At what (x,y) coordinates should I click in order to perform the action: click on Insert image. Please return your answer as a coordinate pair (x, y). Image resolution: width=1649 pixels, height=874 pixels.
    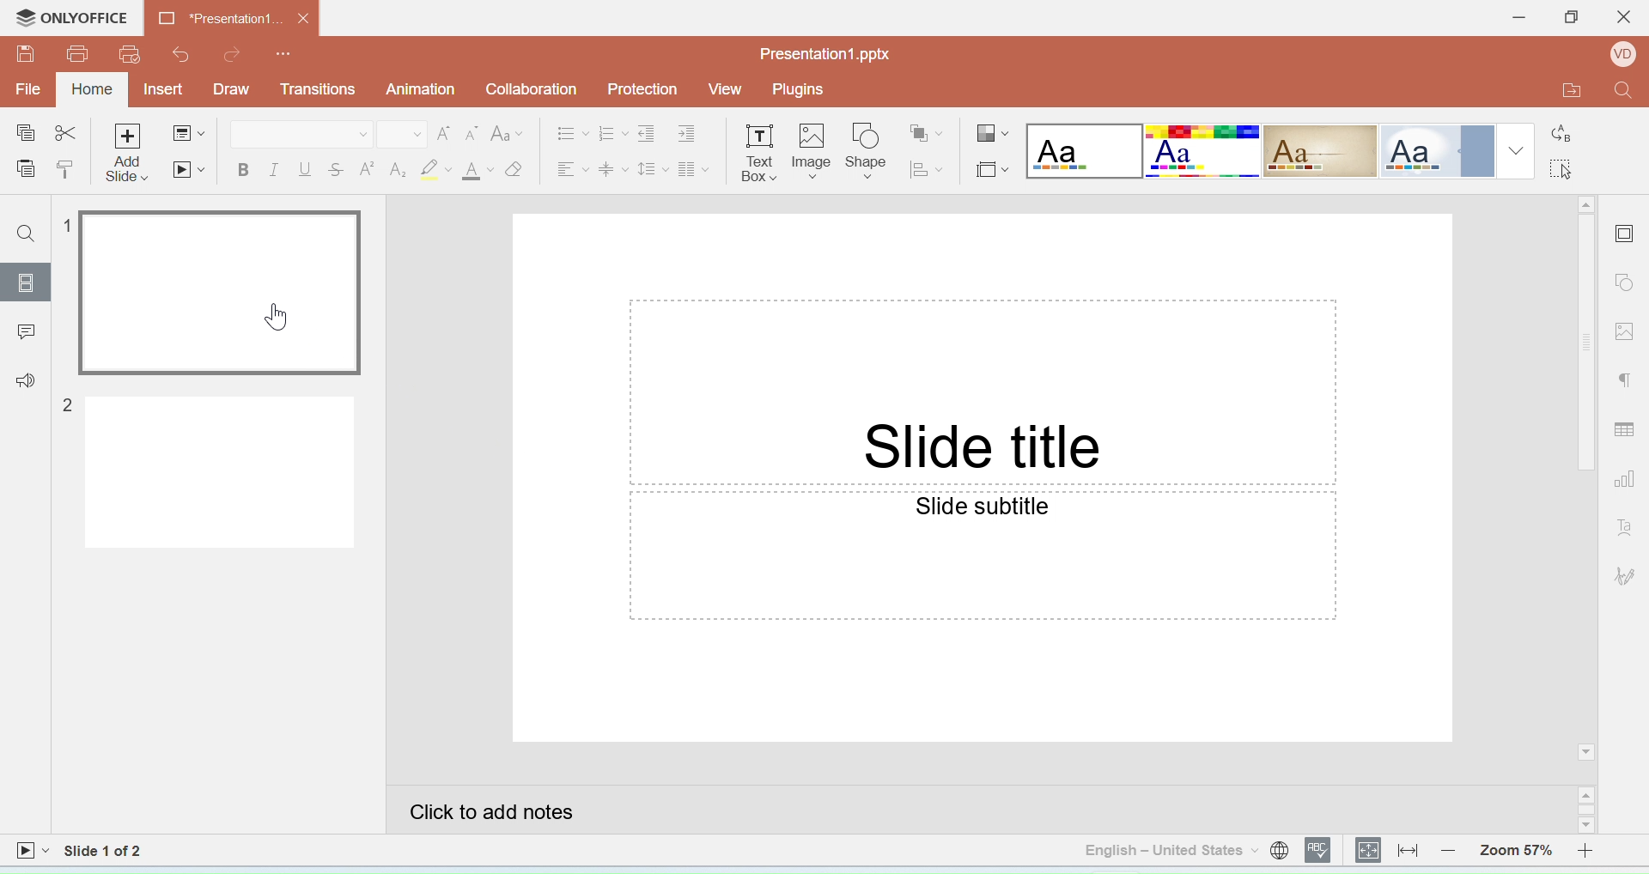
    Looking at the image, I should click on (812, 154).